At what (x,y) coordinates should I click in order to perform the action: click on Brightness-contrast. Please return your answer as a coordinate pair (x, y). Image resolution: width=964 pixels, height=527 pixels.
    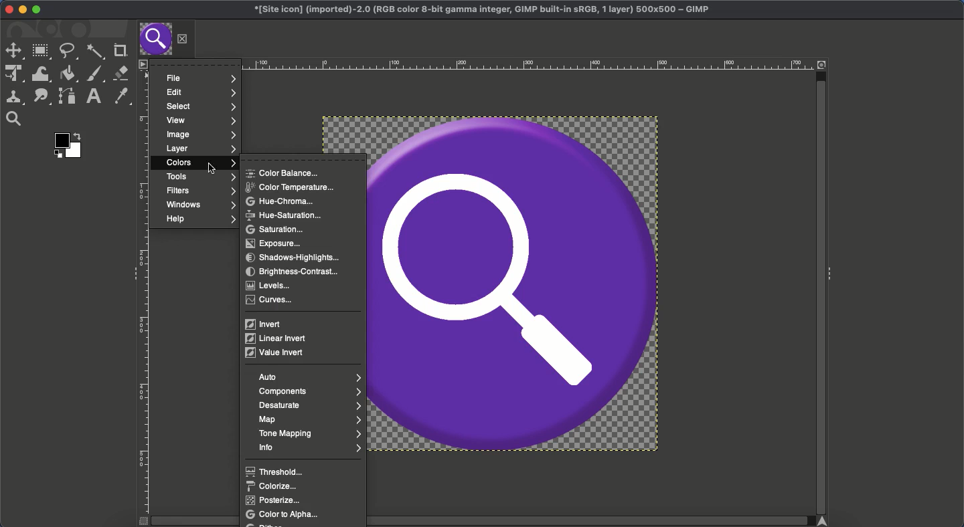
    Looking at the image, I should click on (295, 272).